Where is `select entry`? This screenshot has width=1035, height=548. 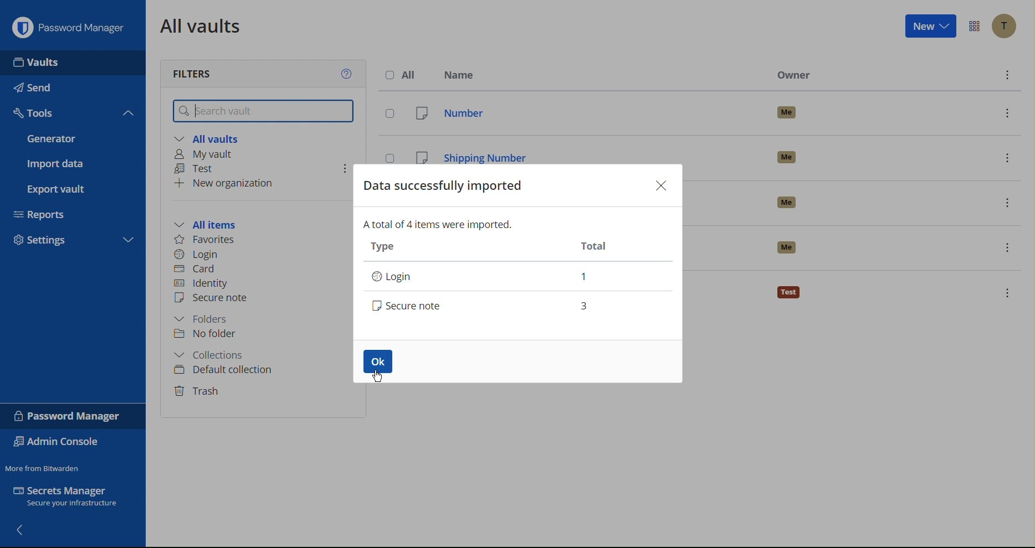
select entry is located at coordinates (388, 113).